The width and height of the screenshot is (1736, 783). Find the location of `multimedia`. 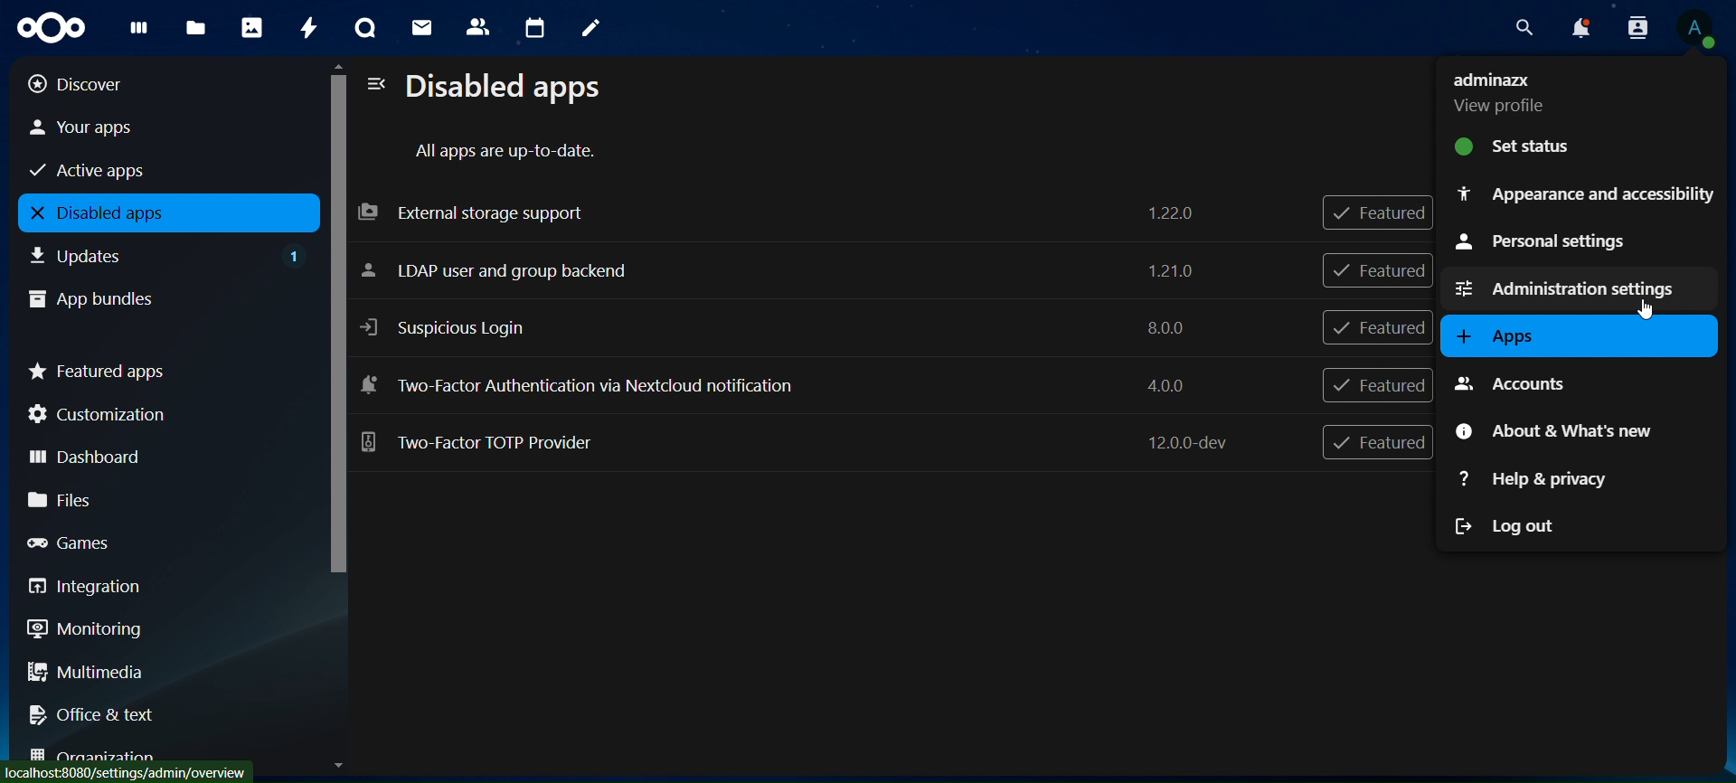

multimedia is located at coordinates (161, 675).